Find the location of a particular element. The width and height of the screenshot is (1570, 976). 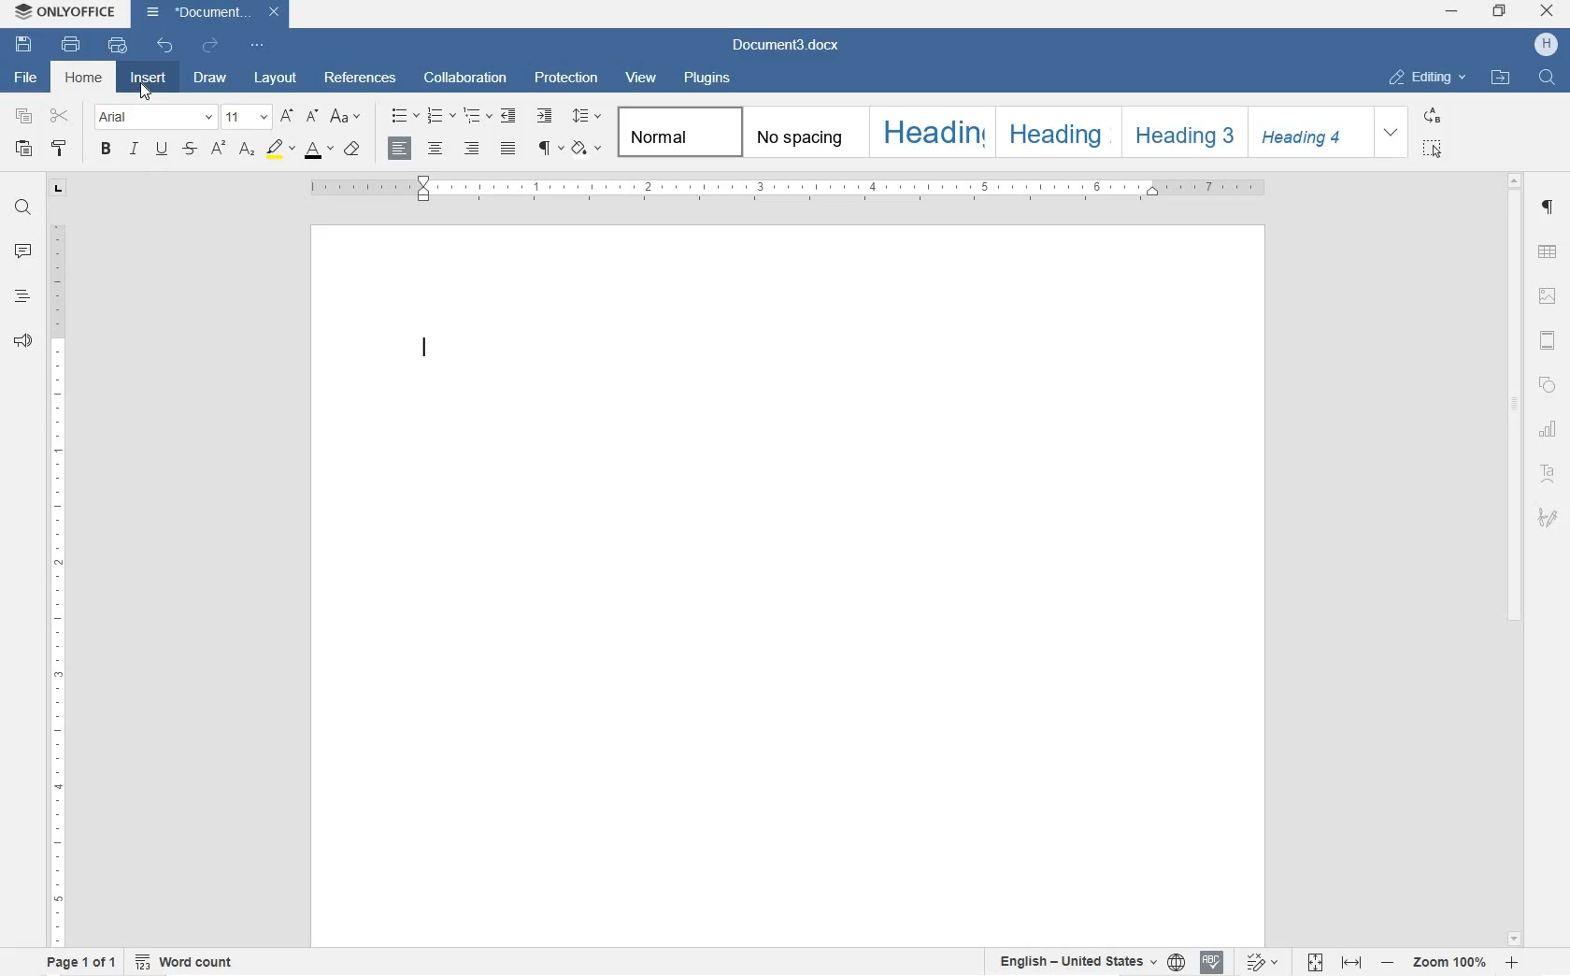

INCREMENT FONT SIZE is located at coordinates (289, 117).